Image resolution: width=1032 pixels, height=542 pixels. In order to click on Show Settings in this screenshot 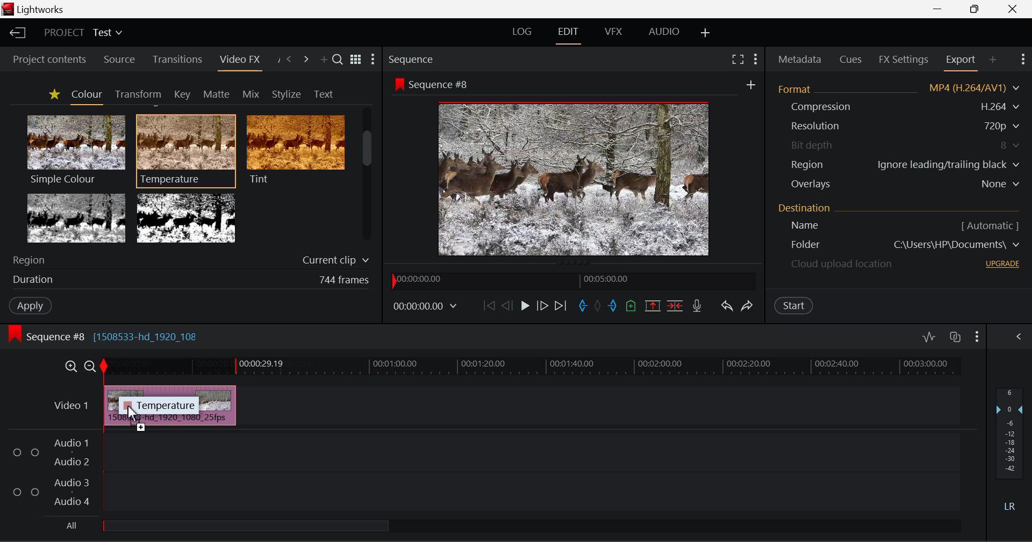, I will do `click(373, 59)`.